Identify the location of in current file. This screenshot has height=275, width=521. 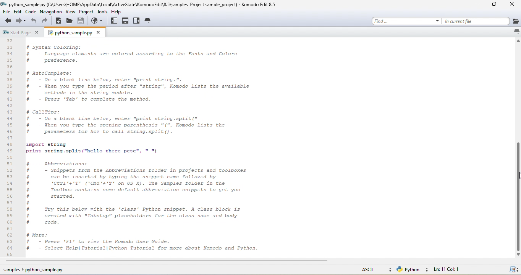
(484, 21).